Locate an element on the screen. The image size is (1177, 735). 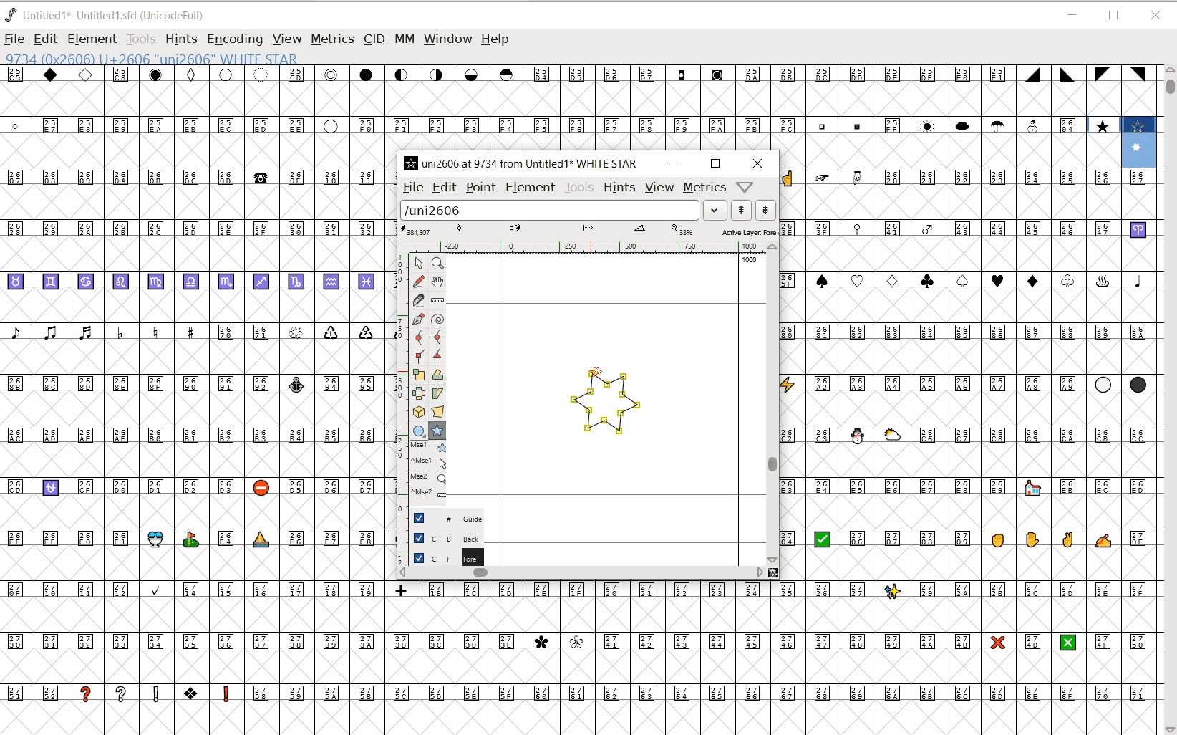
GLYPHY CHARACTERS & NUMBERS is located at coordinates (194, 443).